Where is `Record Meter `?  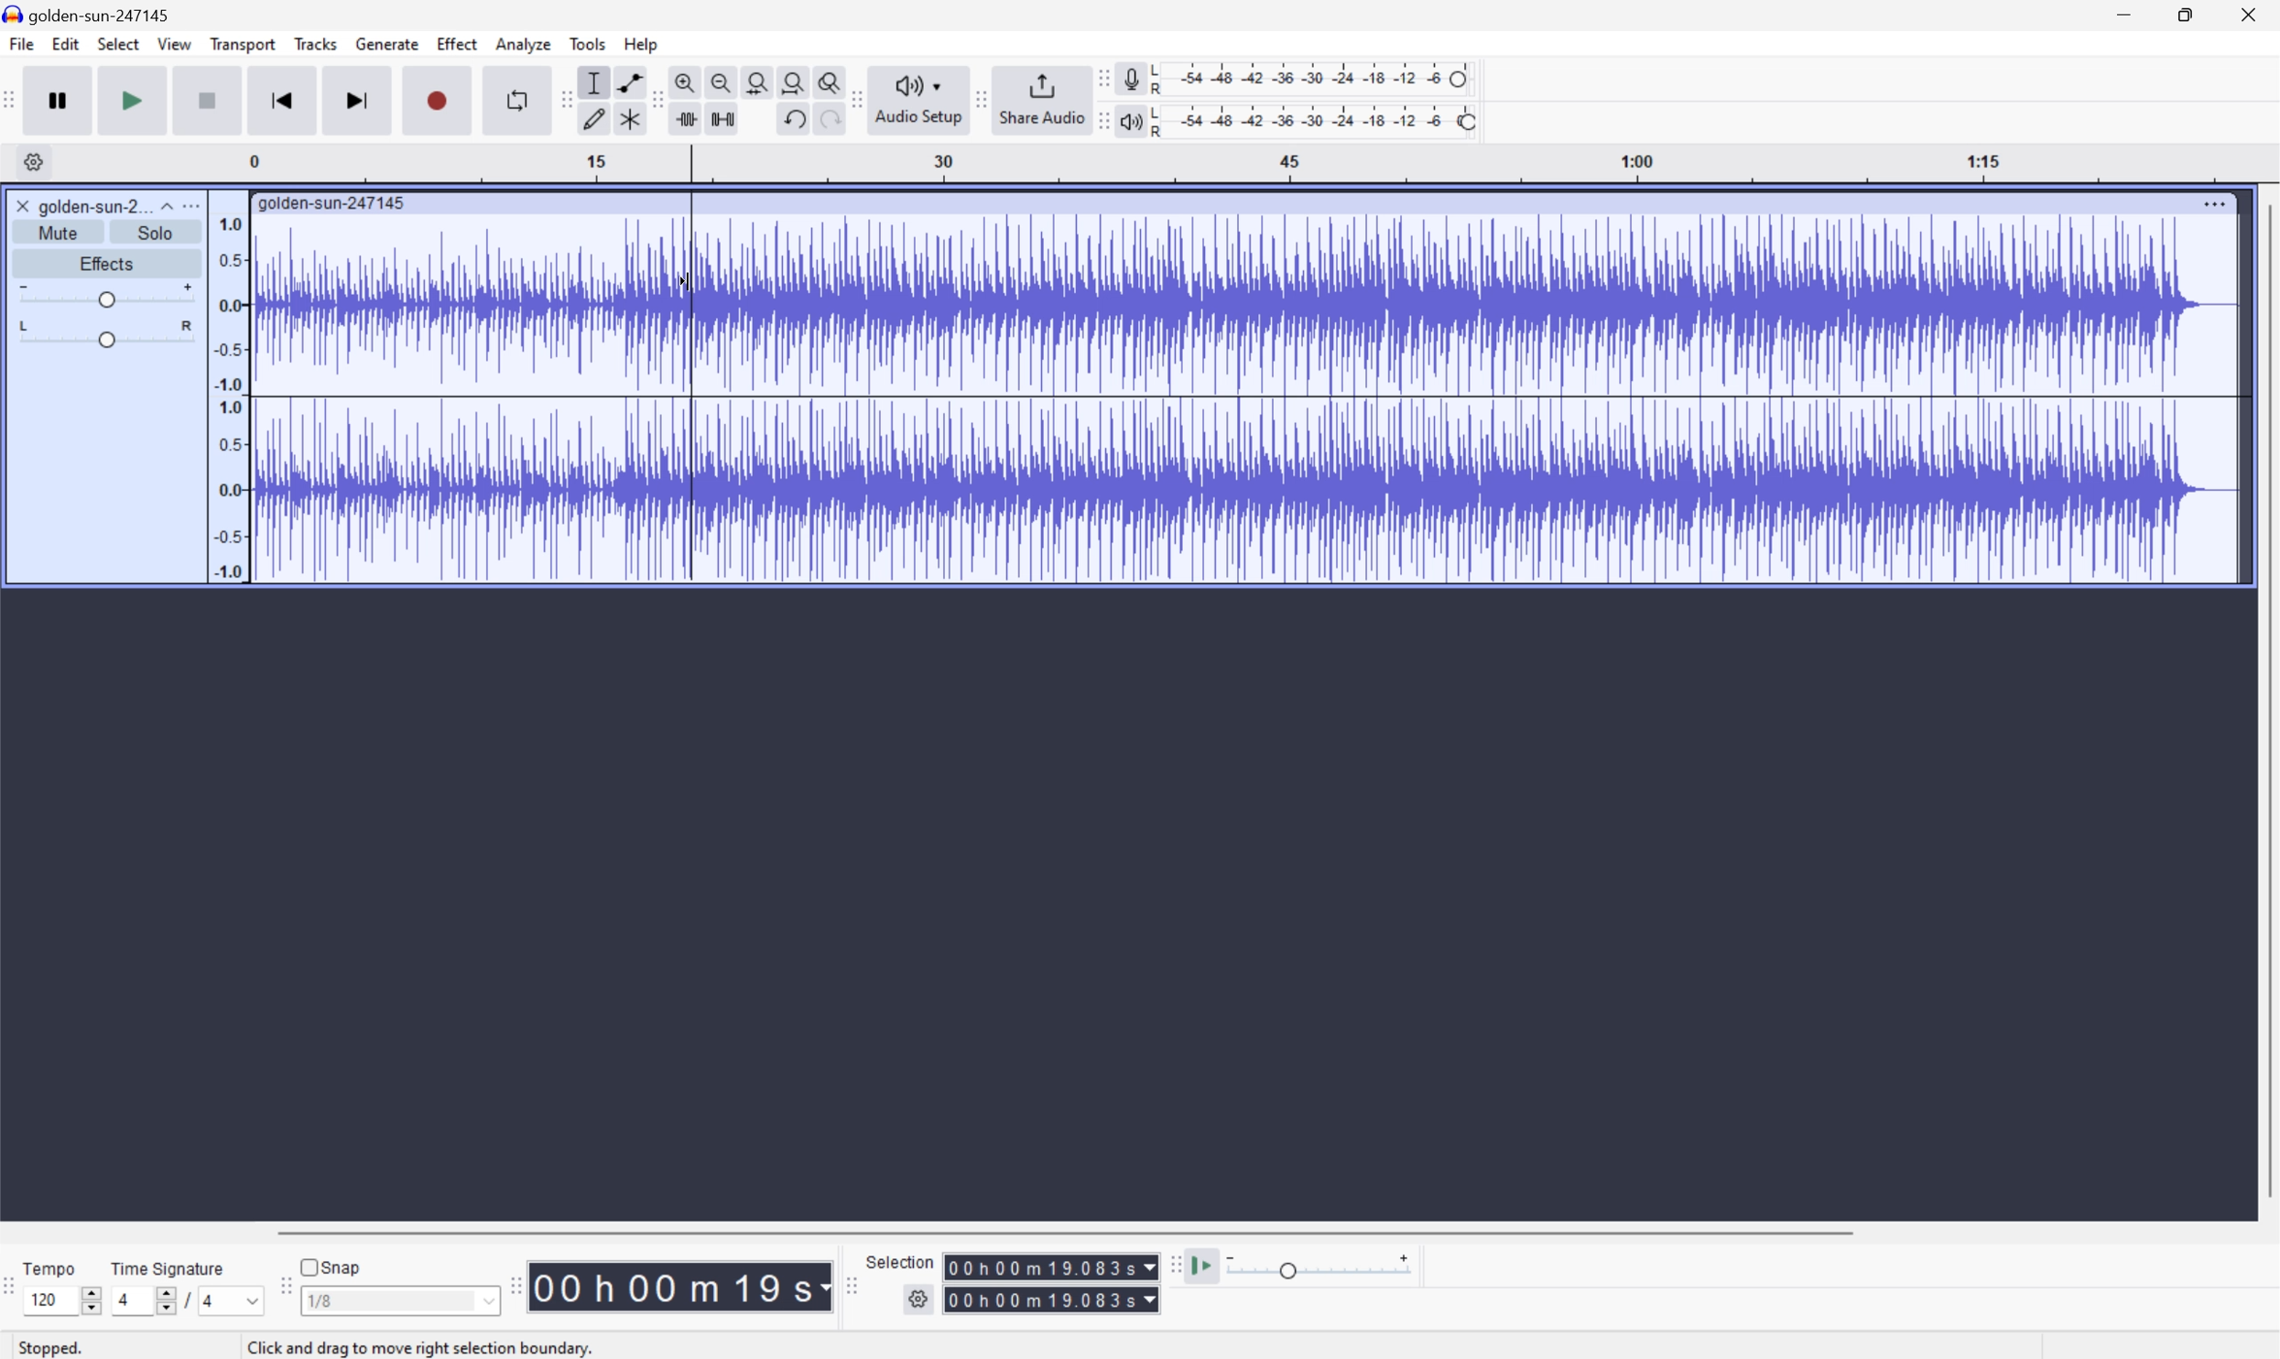
Record Meter  is located at coordinates (1130, 76).